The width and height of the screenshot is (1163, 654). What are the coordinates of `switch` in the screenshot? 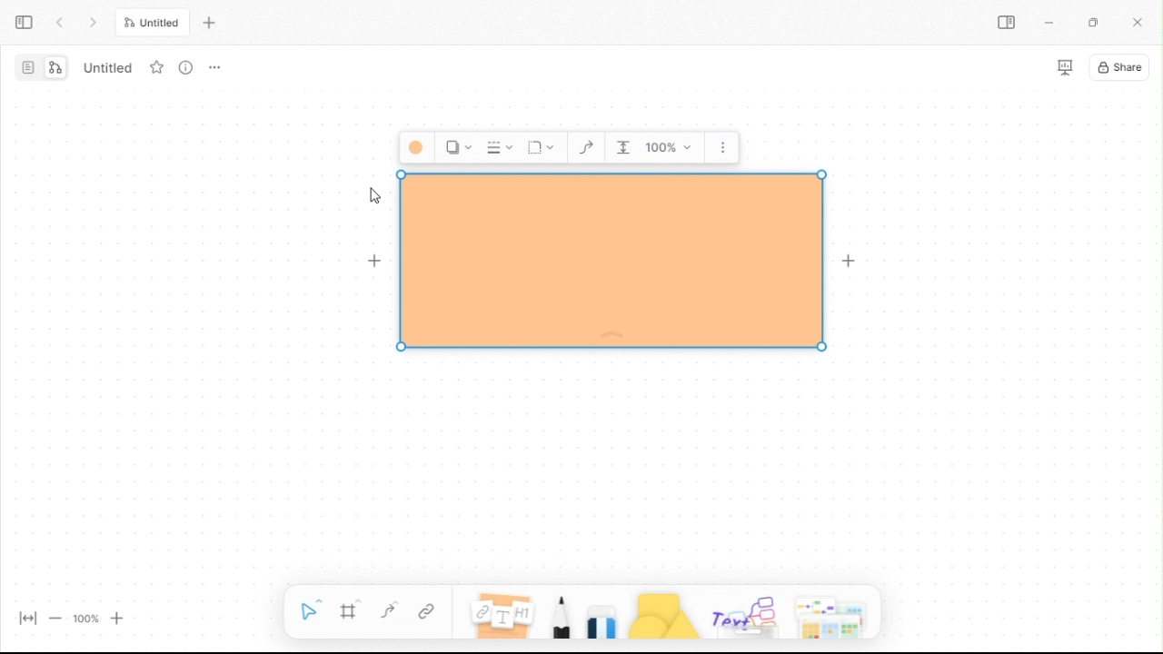 It's located at (42, 67).